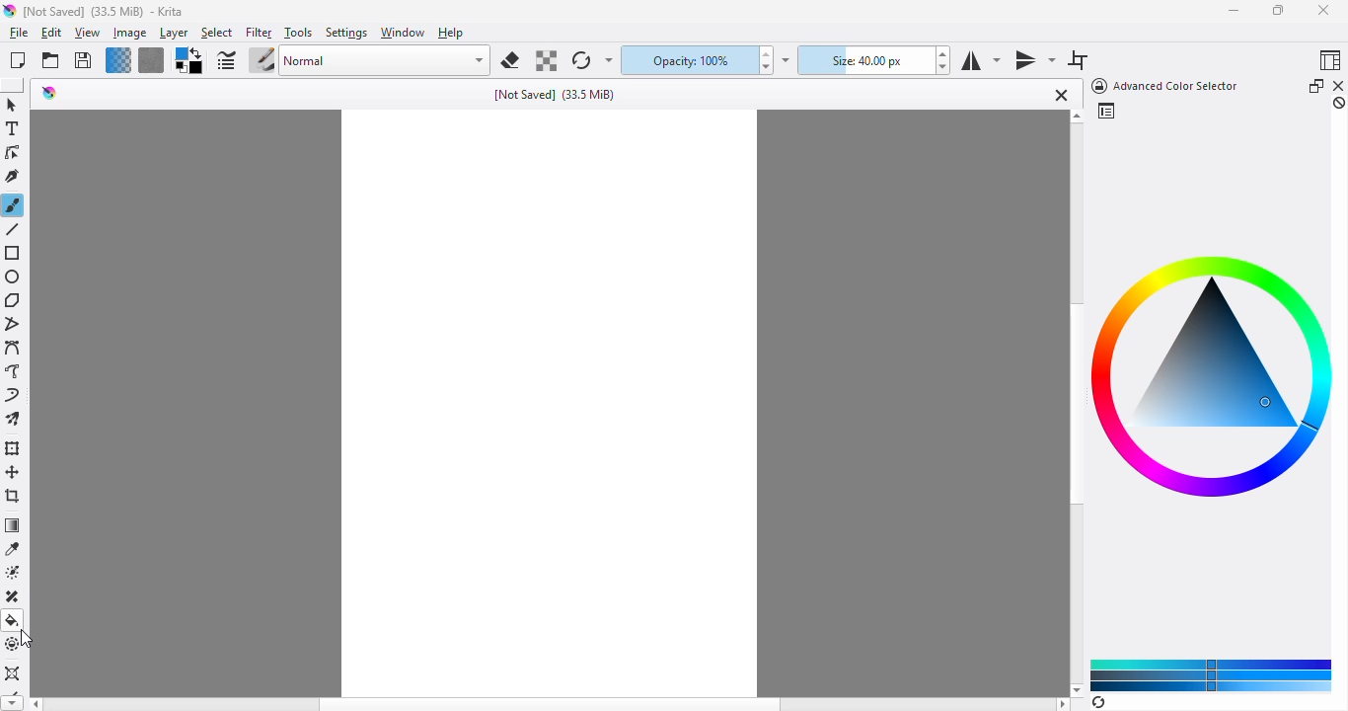 Image resolution: width=1348 pixels, height=711 pixels. Describe the element at coordinates (49, 93) in the screenshot. I see `logo` at that location.